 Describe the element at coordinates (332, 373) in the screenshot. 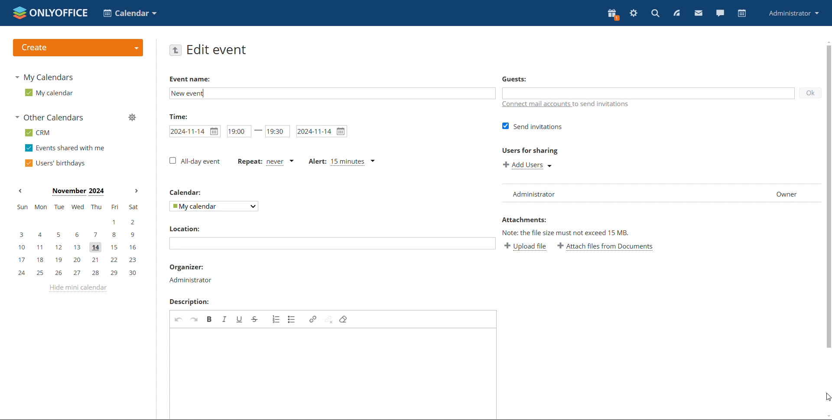

I see `add description` at that location.